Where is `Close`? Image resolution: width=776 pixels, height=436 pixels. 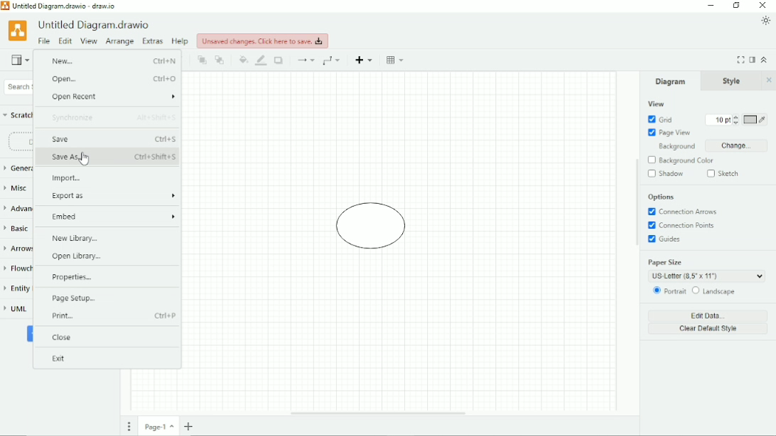
Close is located at coordinates (61, 338).